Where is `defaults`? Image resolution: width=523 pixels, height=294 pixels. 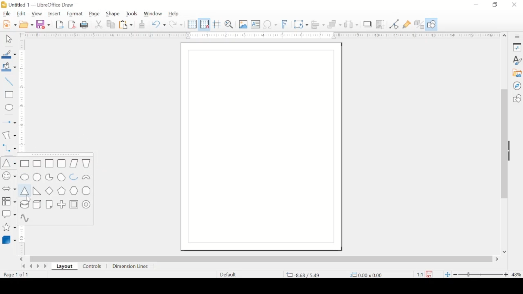
defaults is located at coordinates (227, 274).